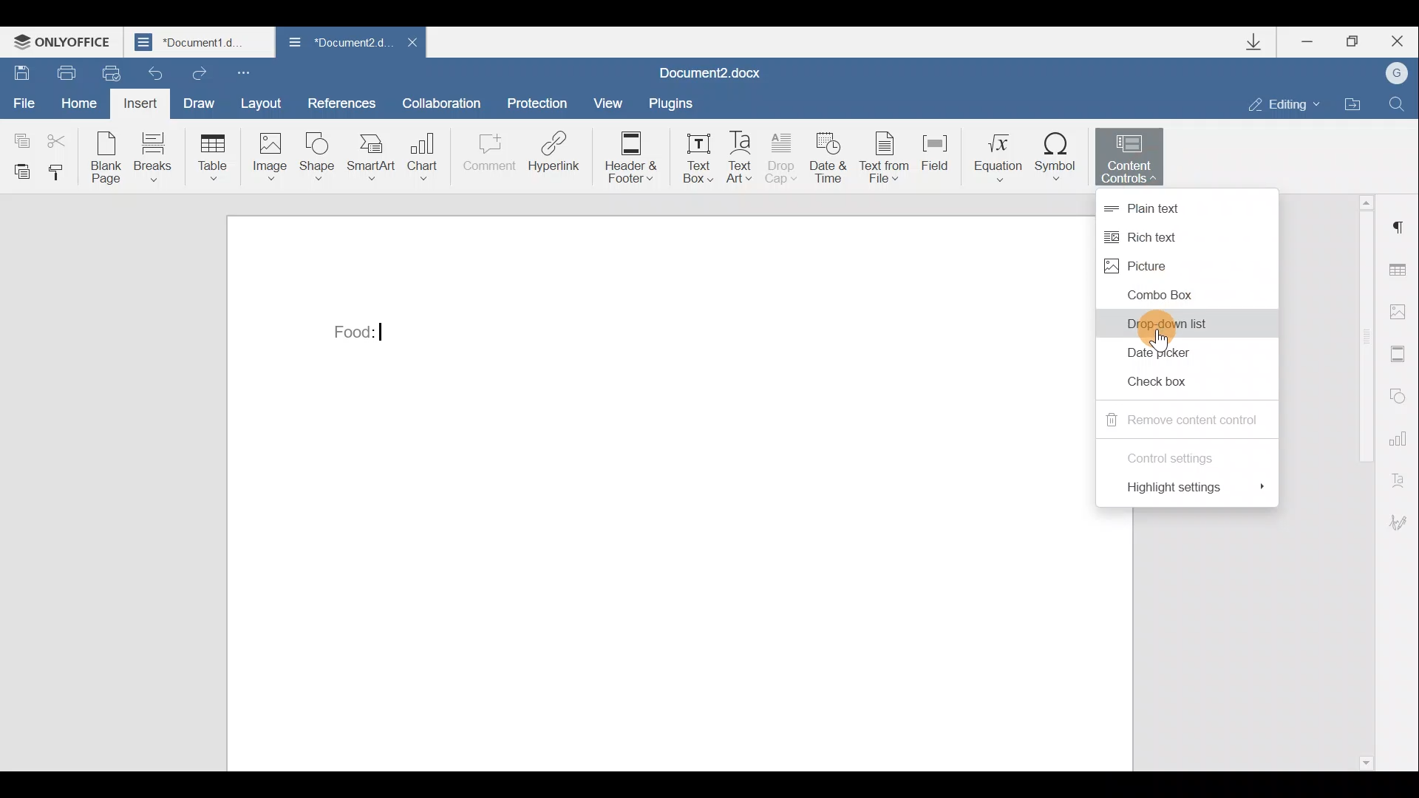  I want to click on Picture, so click(1163, 267).